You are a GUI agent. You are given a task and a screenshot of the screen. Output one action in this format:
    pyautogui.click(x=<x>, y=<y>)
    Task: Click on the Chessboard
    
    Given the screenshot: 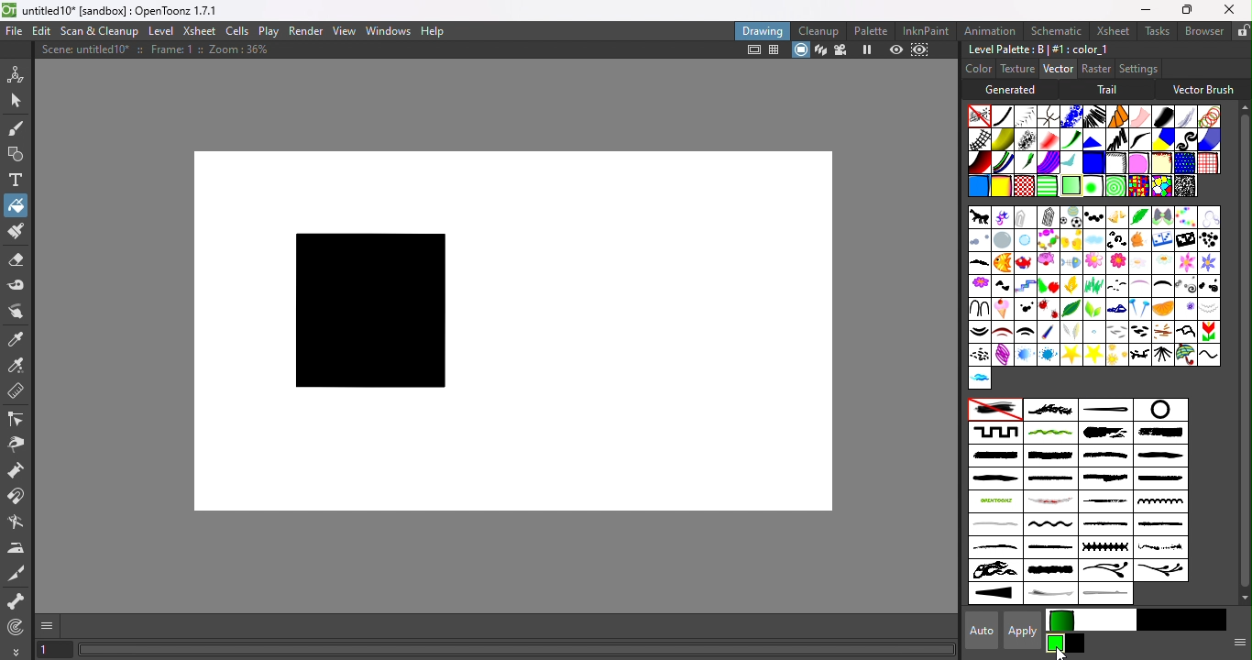 What is the action you would take?
    pyautogui.click(x=1025, y=186)
    